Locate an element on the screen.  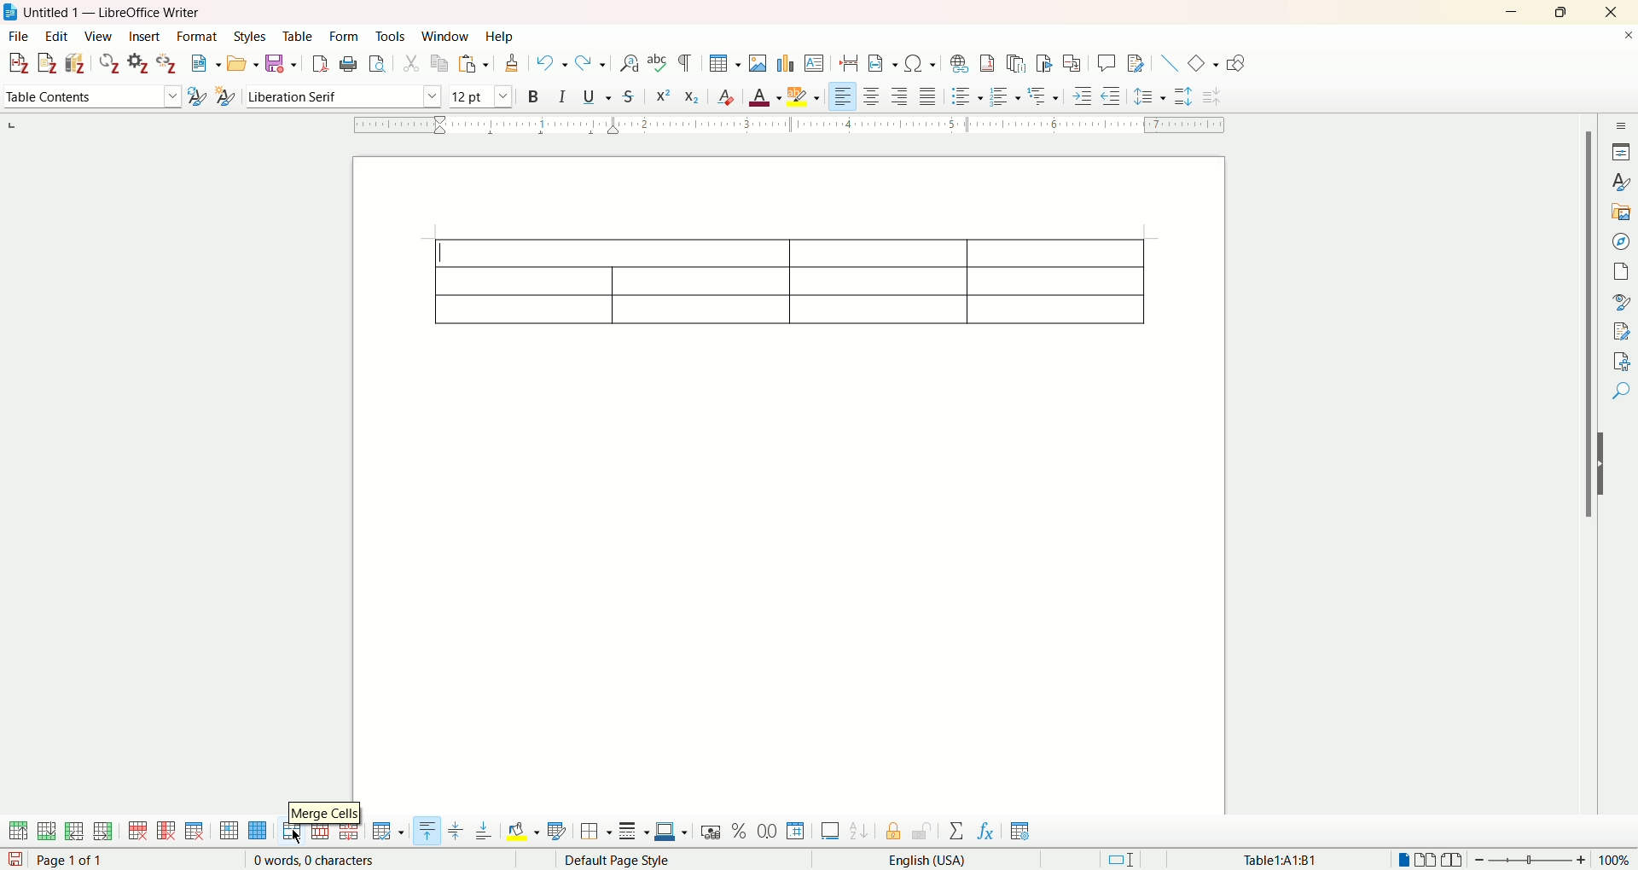
border color is located at coordinates (673, 832).